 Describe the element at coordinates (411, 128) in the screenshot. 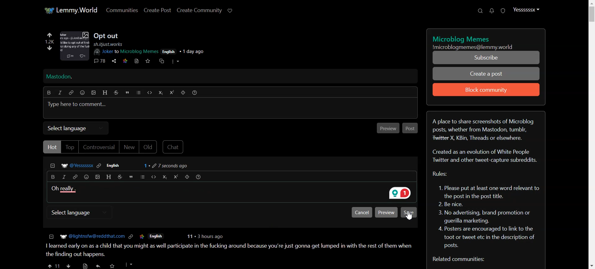

I see `Post` at that location.